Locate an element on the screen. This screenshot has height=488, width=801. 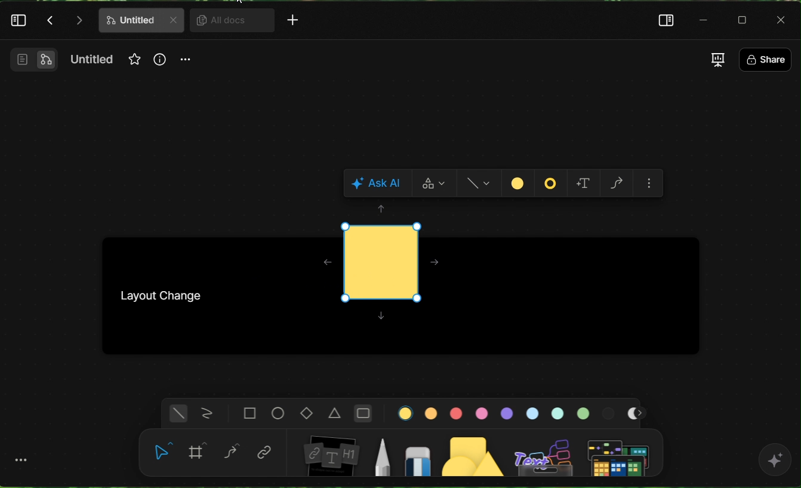
After last action is located at coordinates (383, 267).